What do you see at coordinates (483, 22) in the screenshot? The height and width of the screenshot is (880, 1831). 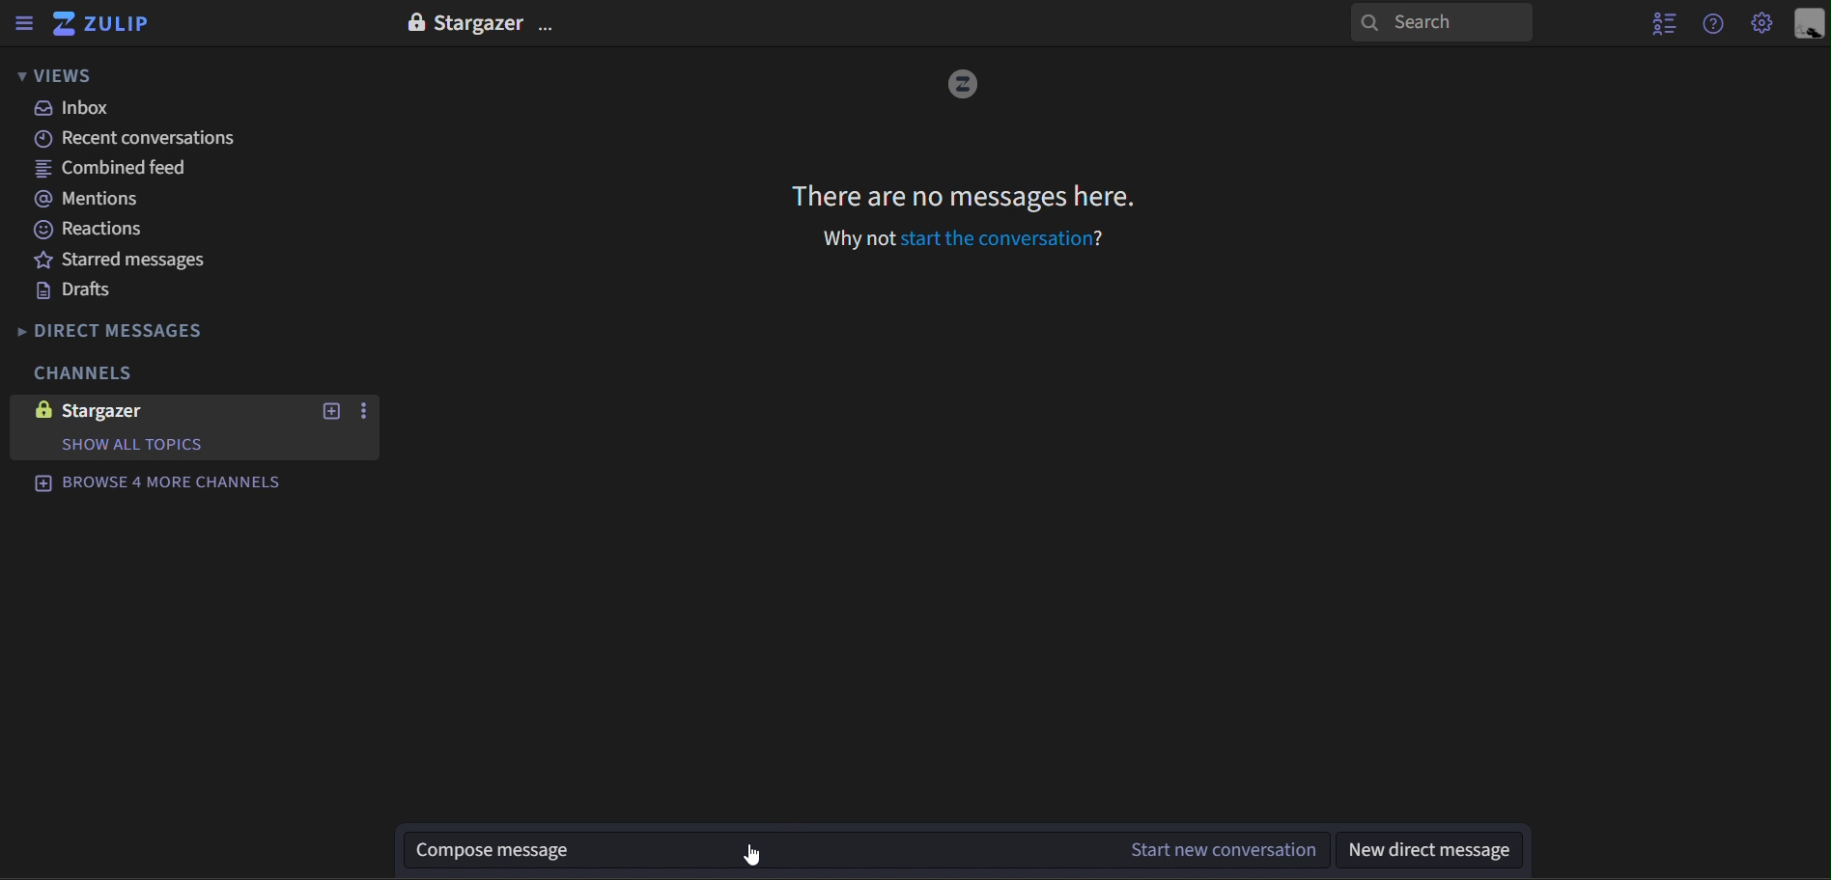 I see `Stargazer` at bounding box center [483, 22].